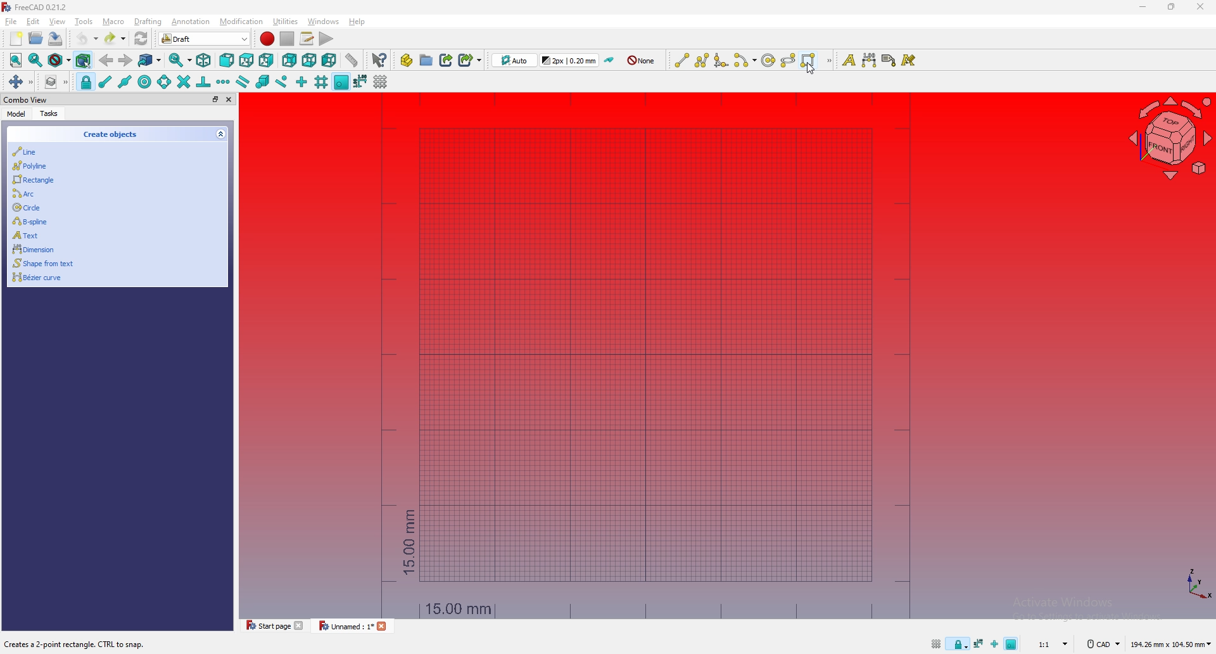 The image size is (1216, 654). What do you see at coordinates (84, 22) in the screenshot?
I see `tools` at bounding box center [84, 22].